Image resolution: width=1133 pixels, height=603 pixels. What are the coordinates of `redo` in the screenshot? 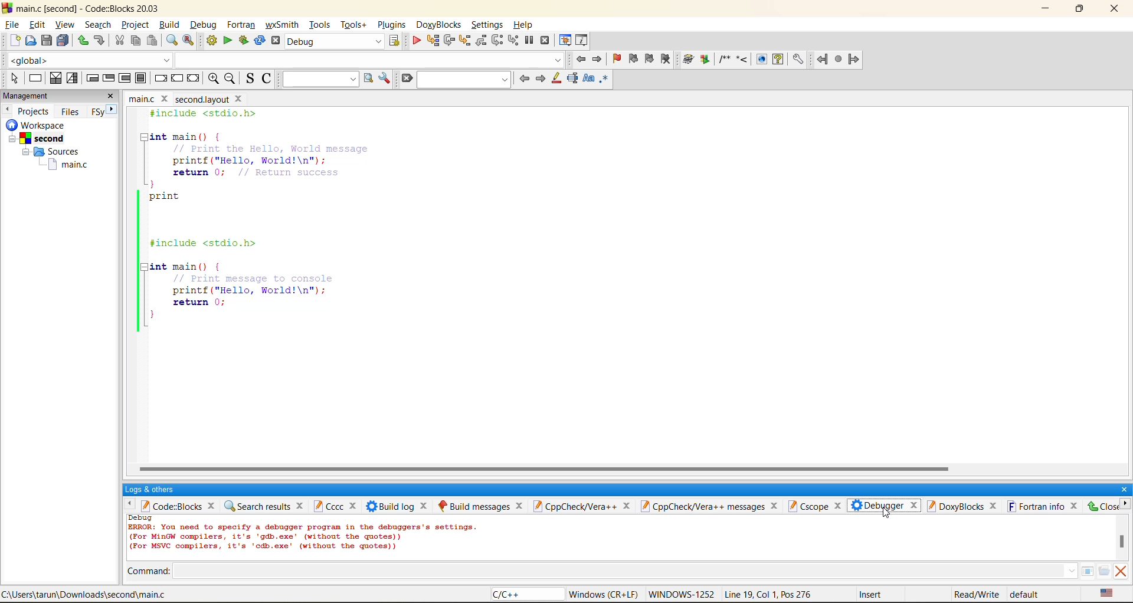 It's located at (101, 41).